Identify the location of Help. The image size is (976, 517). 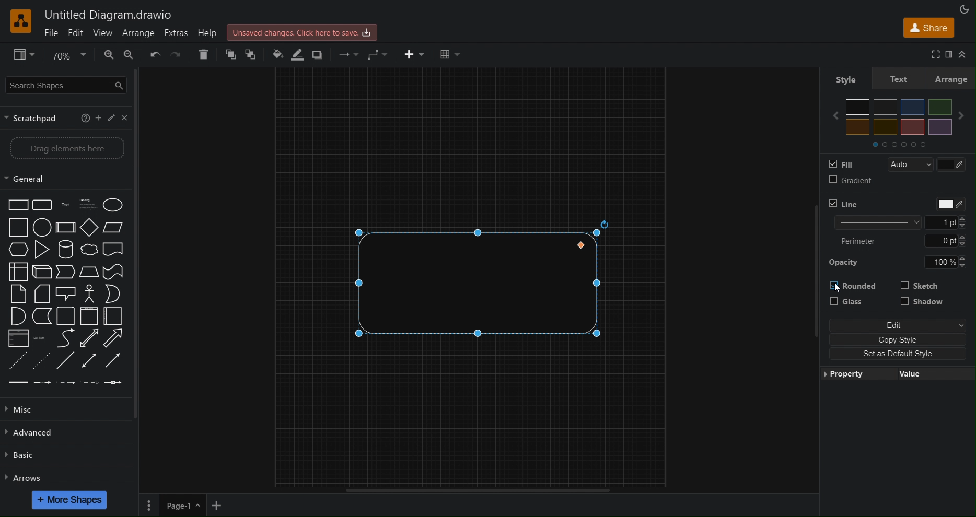
(211, 33).